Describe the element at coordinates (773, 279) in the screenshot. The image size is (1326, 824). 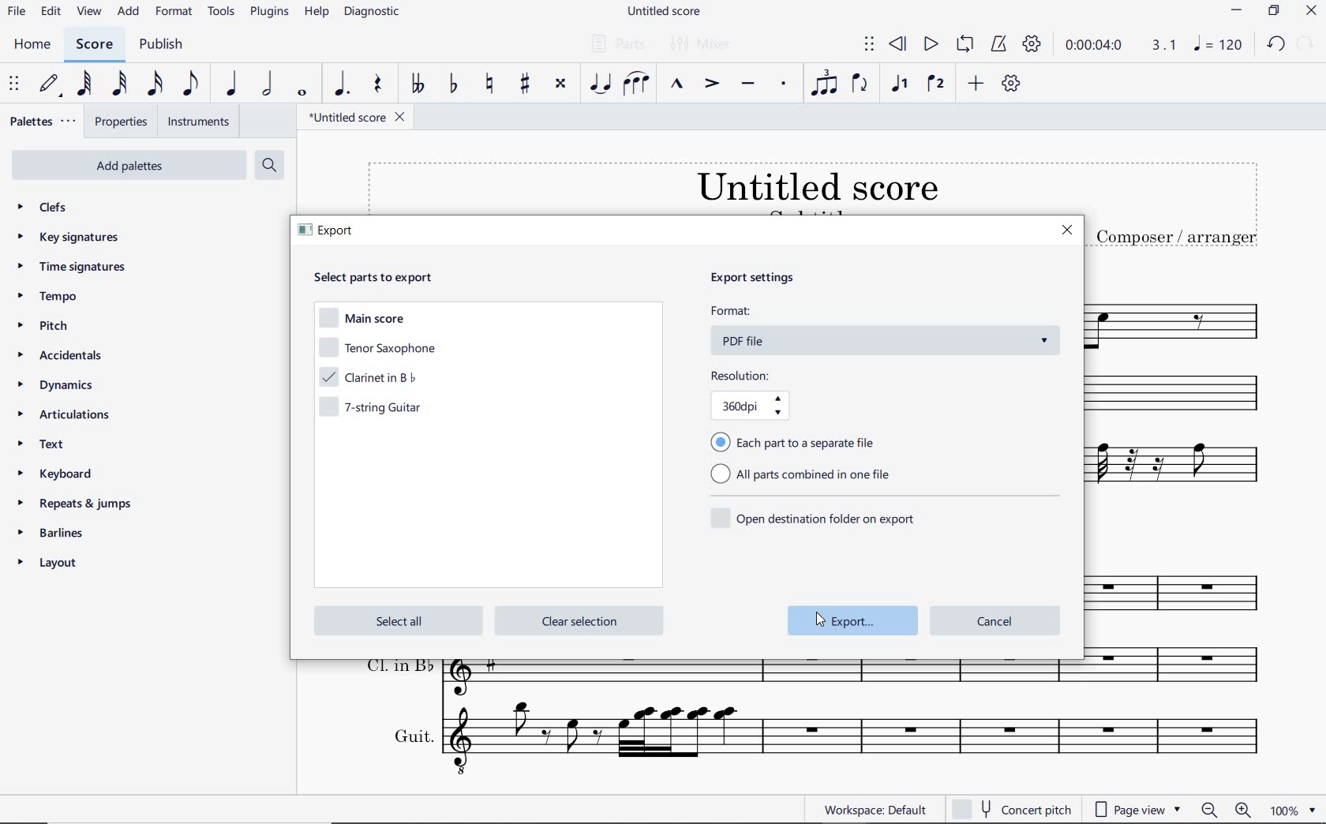
I see `export settings` at that location.